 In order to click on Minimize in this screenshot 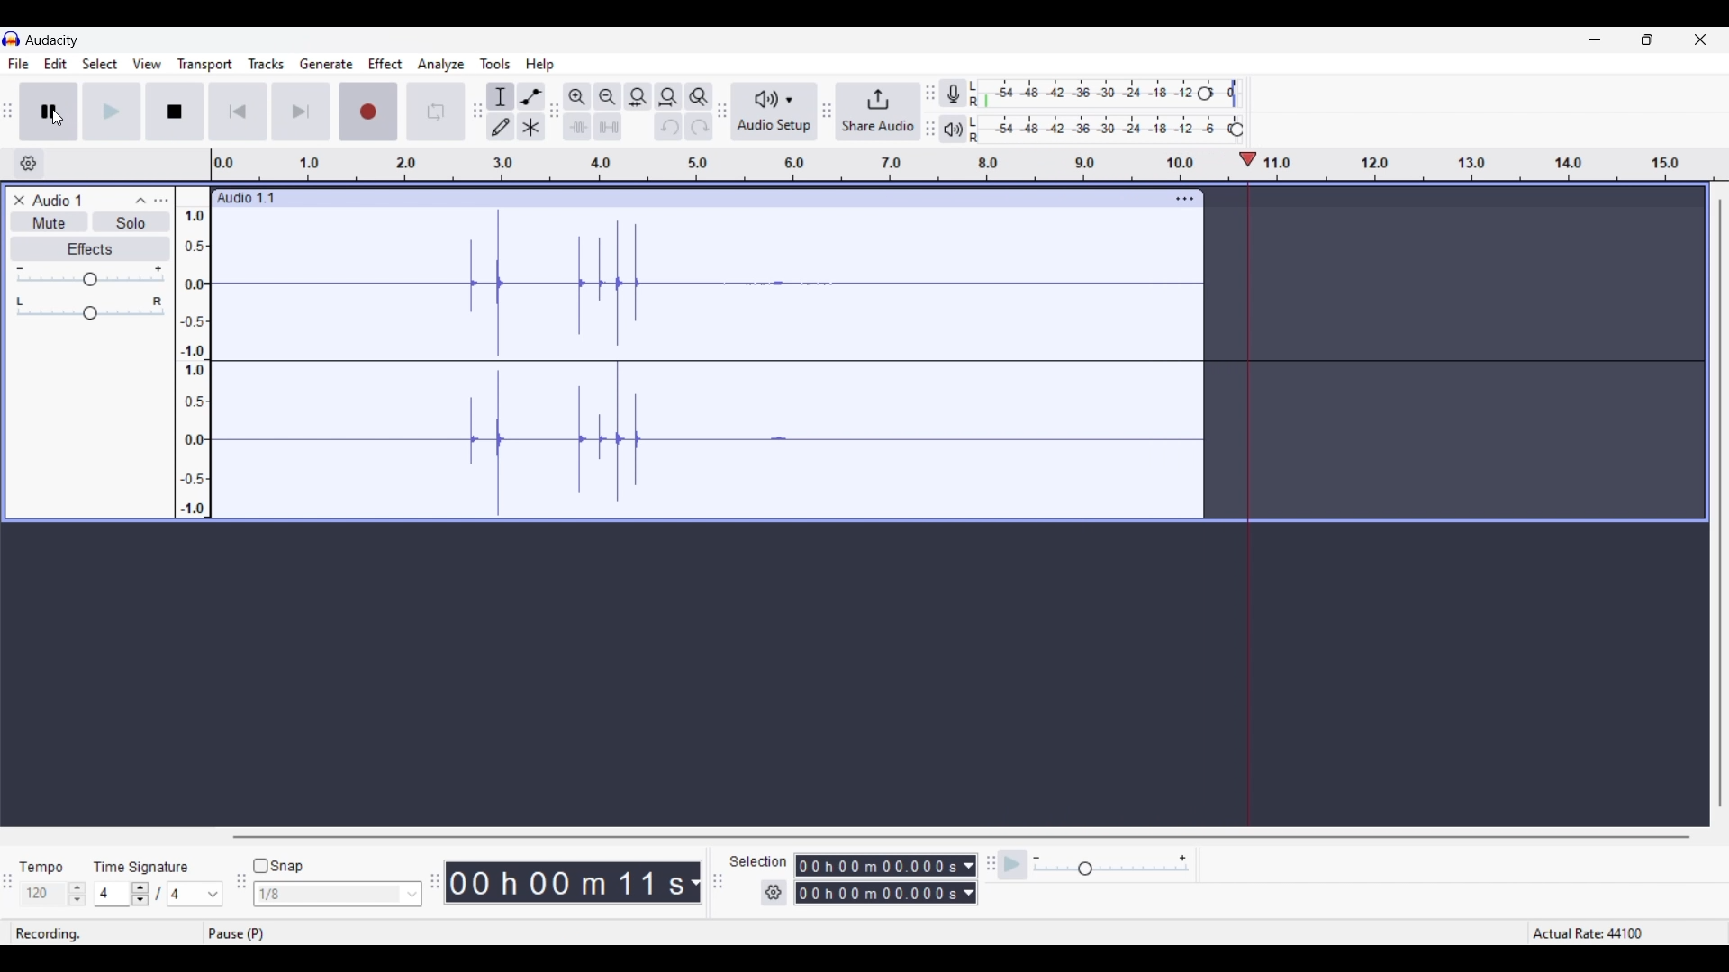, I will do `click(1595, 39)`.